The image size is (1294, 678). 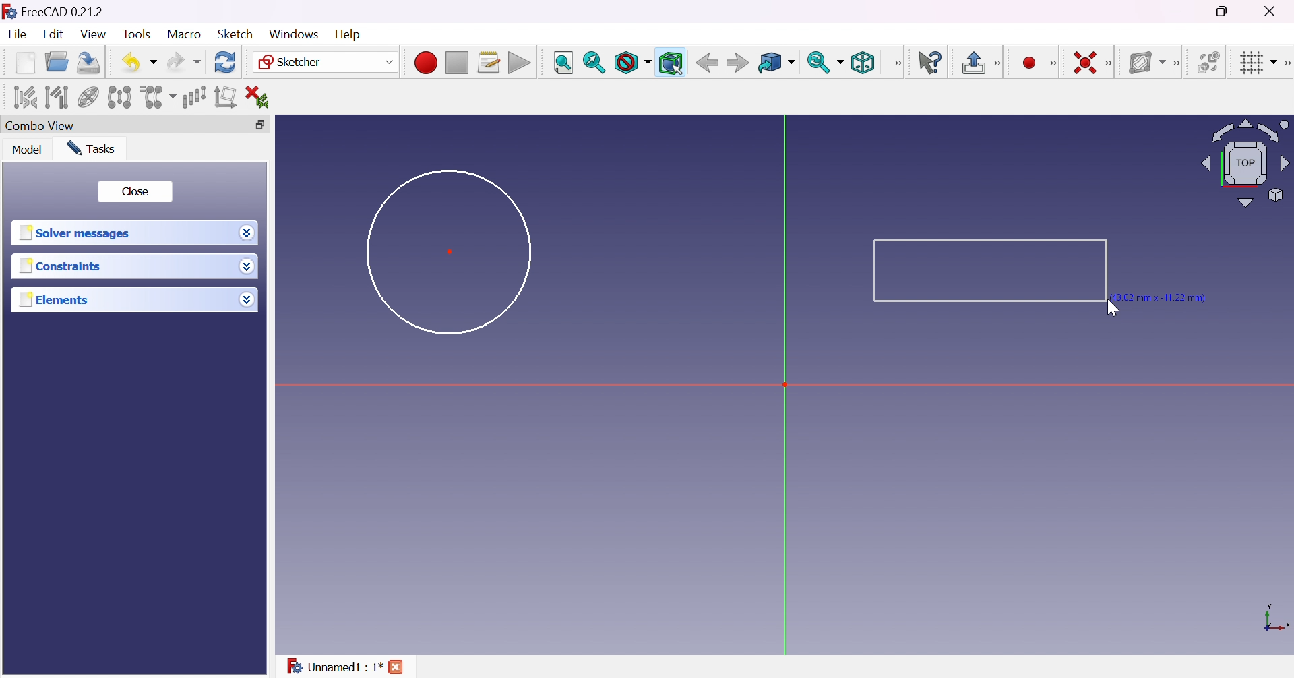 What do you see at coordinates (86, 61) in the screenshot?
I see `Save` at bounding box center [86, 61].